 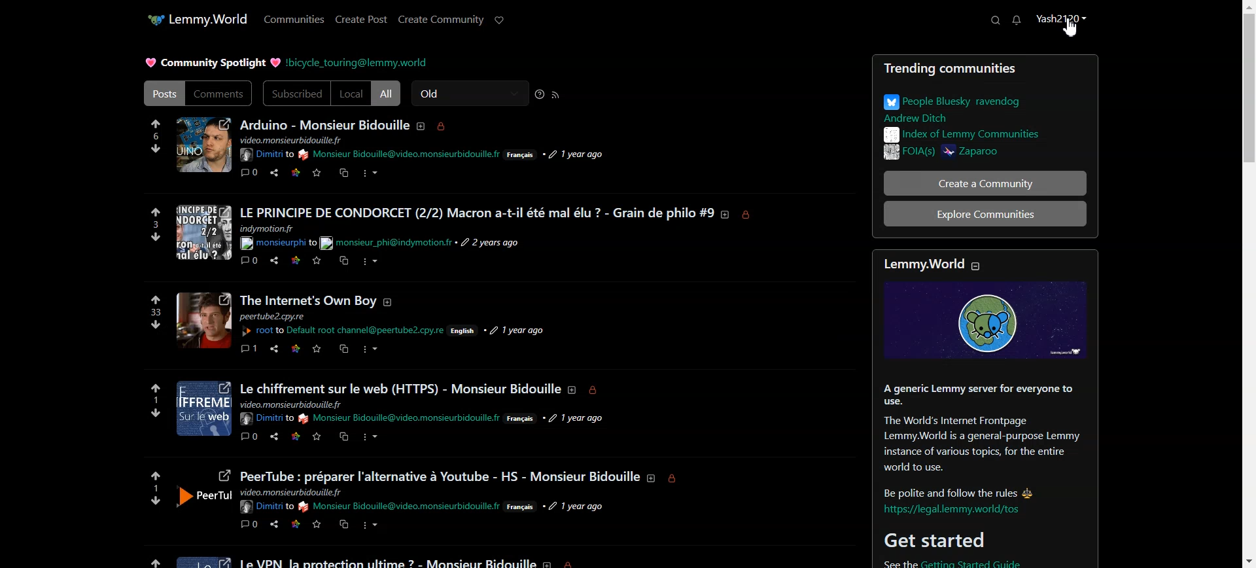 I want to click on Francais, so click(x=525, y=419).